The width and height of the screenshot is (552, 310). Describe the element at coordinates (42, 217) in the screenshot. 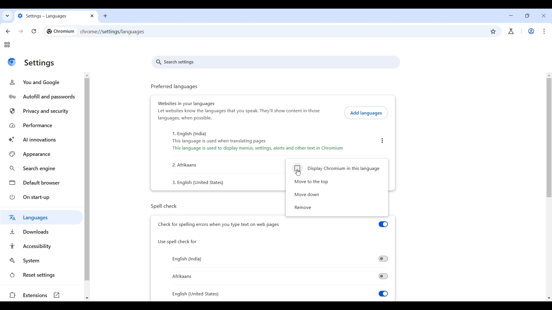

I see `Languages highlighted` at that location.